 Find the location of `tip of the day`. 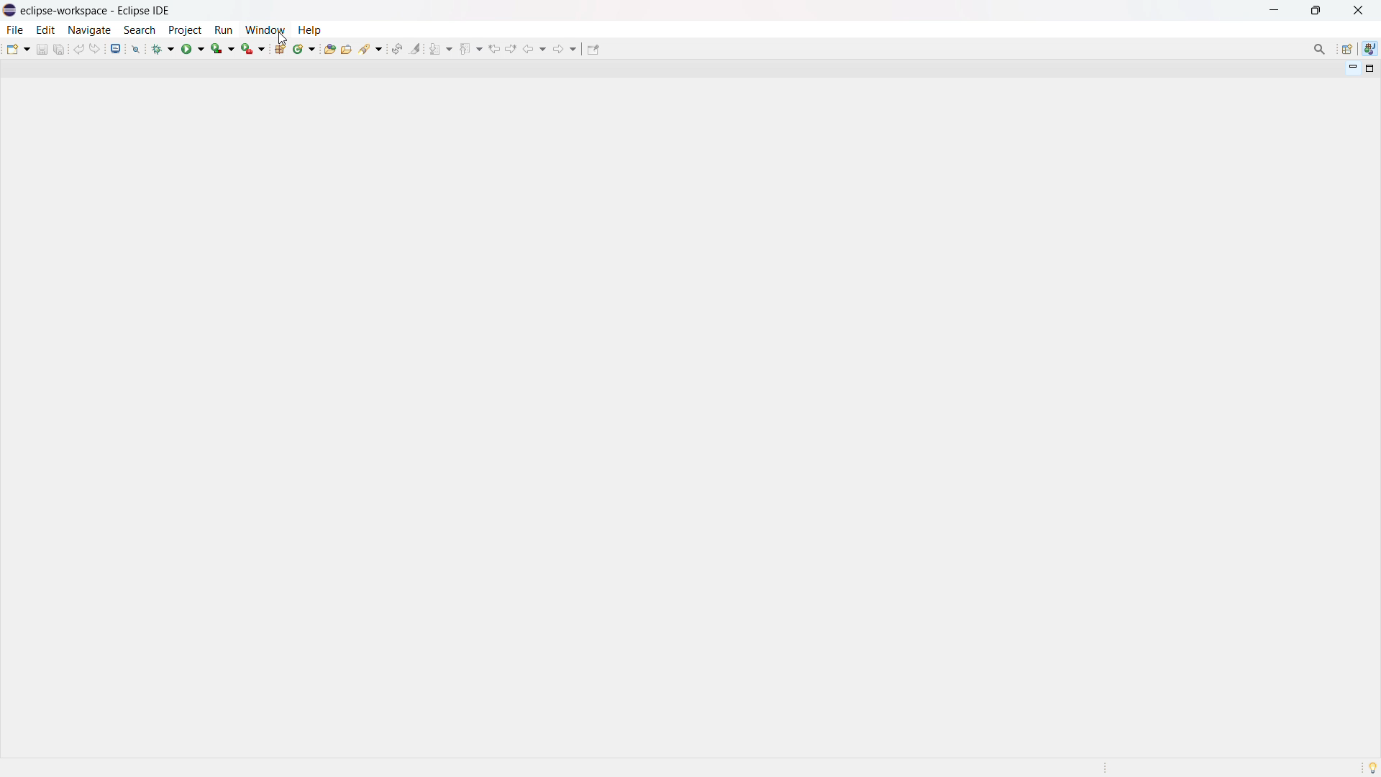

tip of the day is located at coordinates (1372, 767).